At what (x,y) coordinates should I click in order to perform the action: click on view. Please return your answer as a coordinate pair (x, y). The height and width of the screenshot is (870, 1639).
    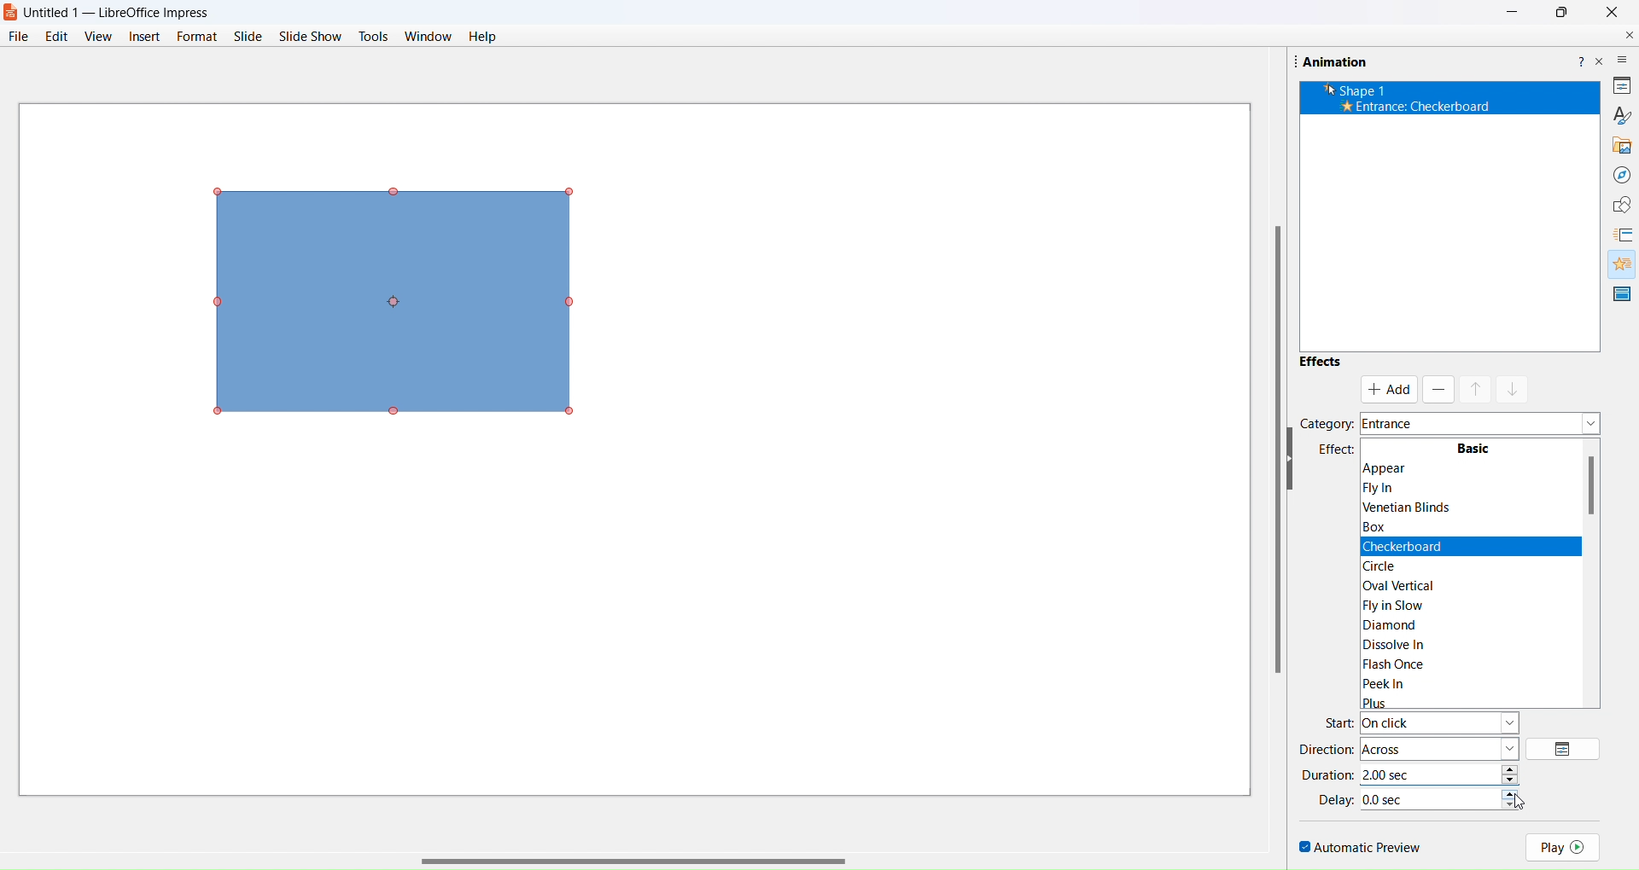
    Looking at the image, I should click on (97, 37).